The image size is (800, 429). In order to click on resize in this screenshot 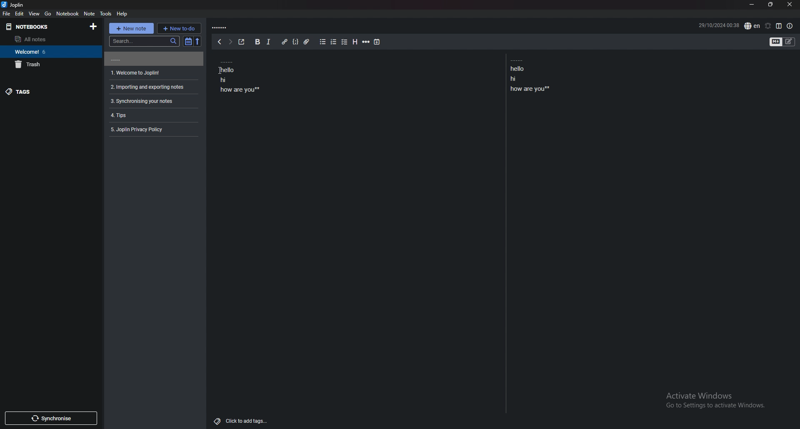, I will do `click(771, 5)`.